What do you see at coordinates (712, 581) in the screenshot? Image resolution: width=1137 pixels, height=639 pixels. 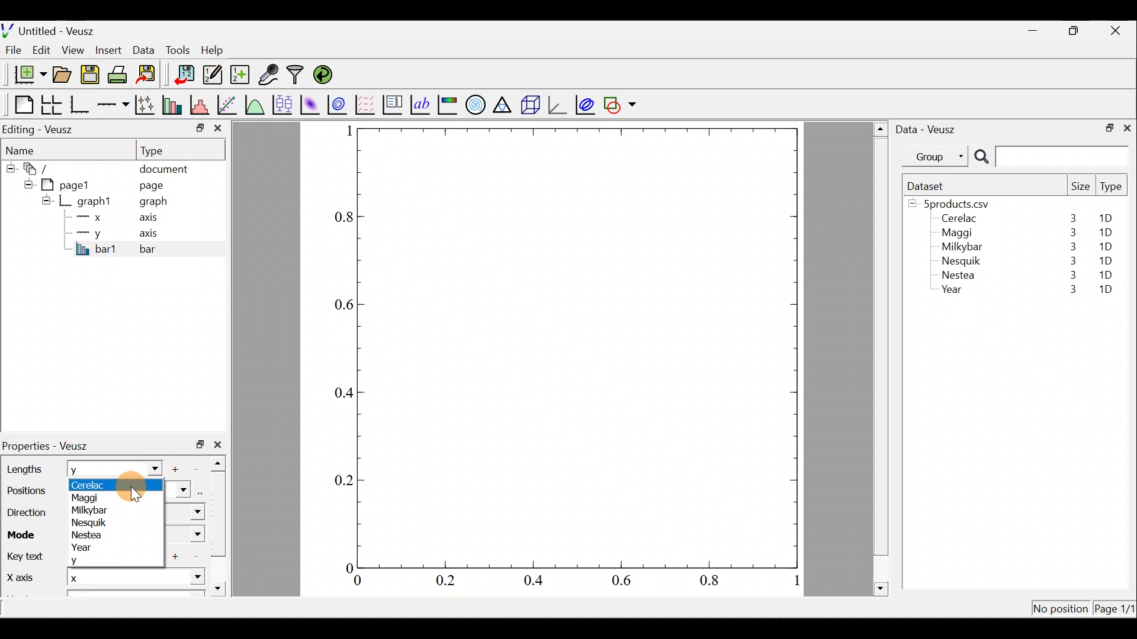 I see `0.8` at bounding box center [712, 581].